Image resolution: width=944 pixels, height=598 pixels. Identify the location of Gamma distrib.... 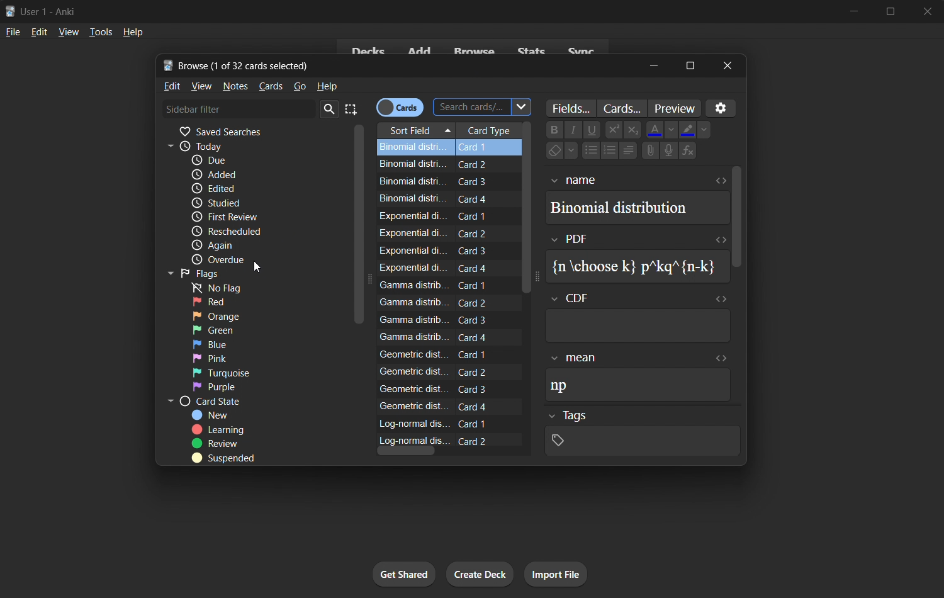
(412, 284).